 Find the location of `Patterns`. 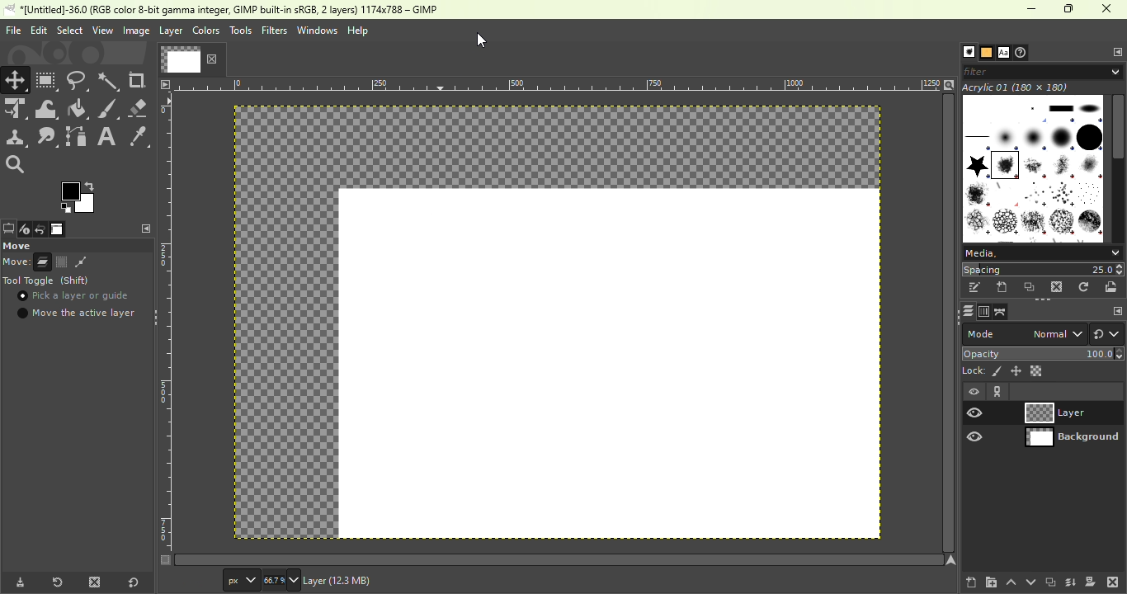

Patterns is located at coordinates (985, 51).